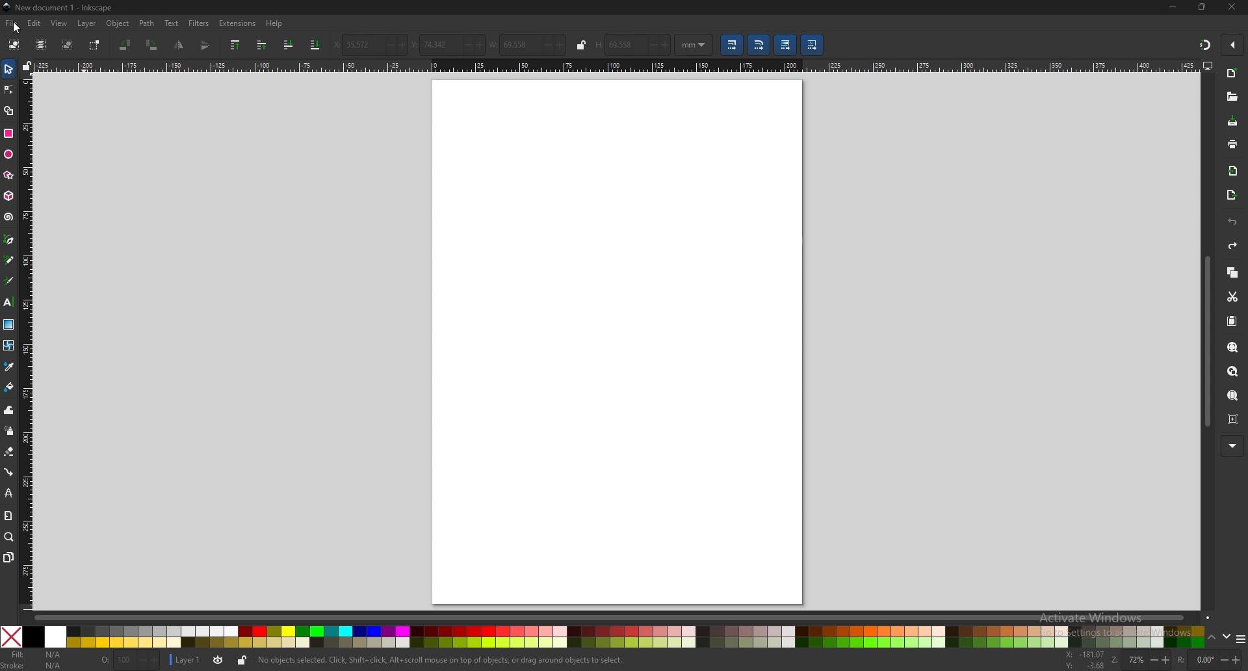 This screenshot has height=671, width=1248. What do you see at coordinates (1233, 321) in the screenshot?
I see `paste` at bounding box center [1233, 321].